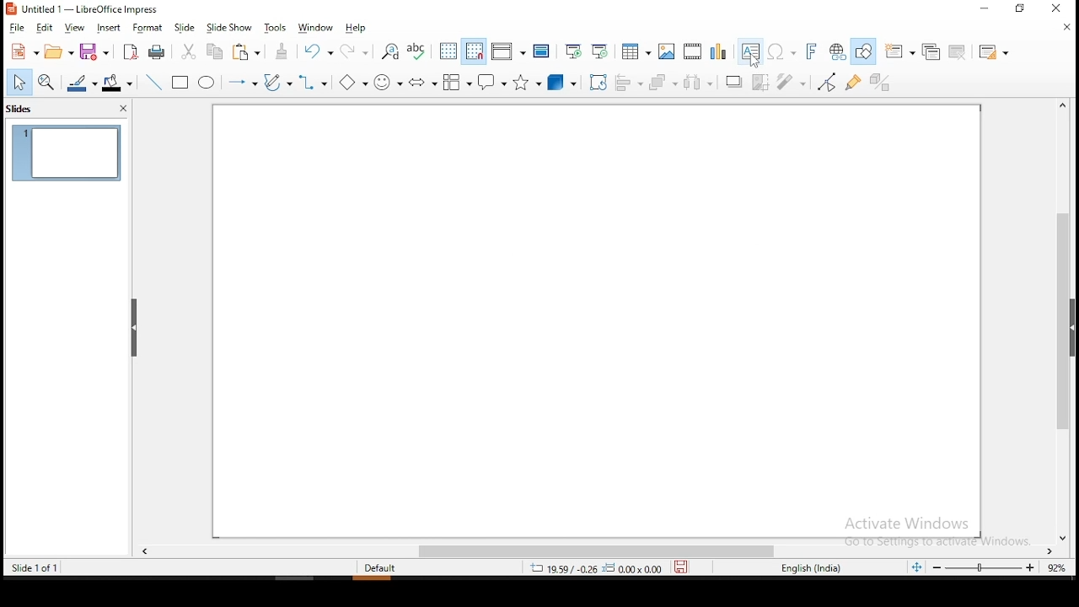 The image size is (1079, 607). What do you see at coordinates (43, 81) in the screenshot?
I see `zoom and pan` at bounding box center [43, 81].